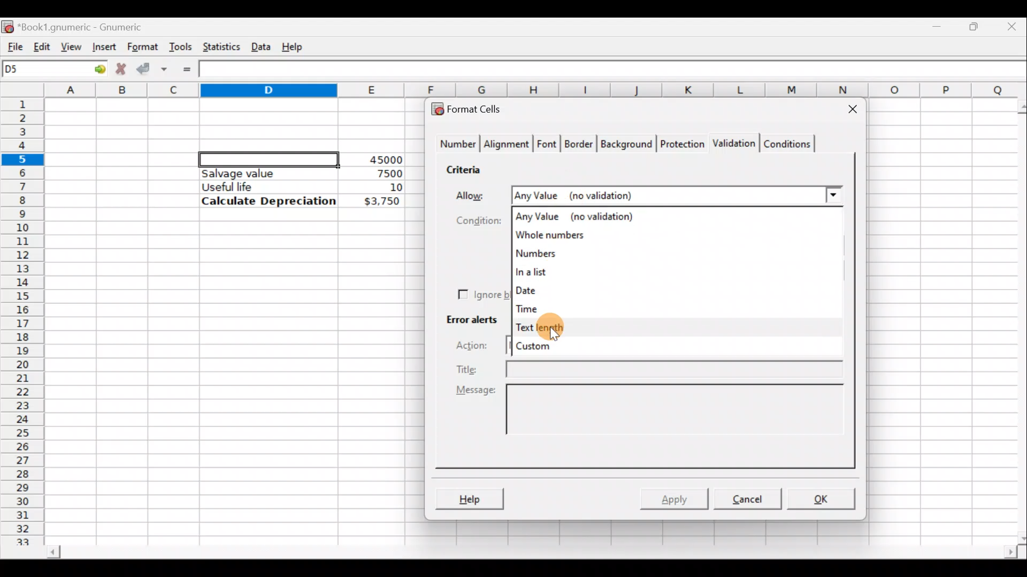 This screenshot has height=577, width=1027. What do you see at coordinates (939, 24) in the screenshot?
I see `Minimize` at bounding box center [939, 24].